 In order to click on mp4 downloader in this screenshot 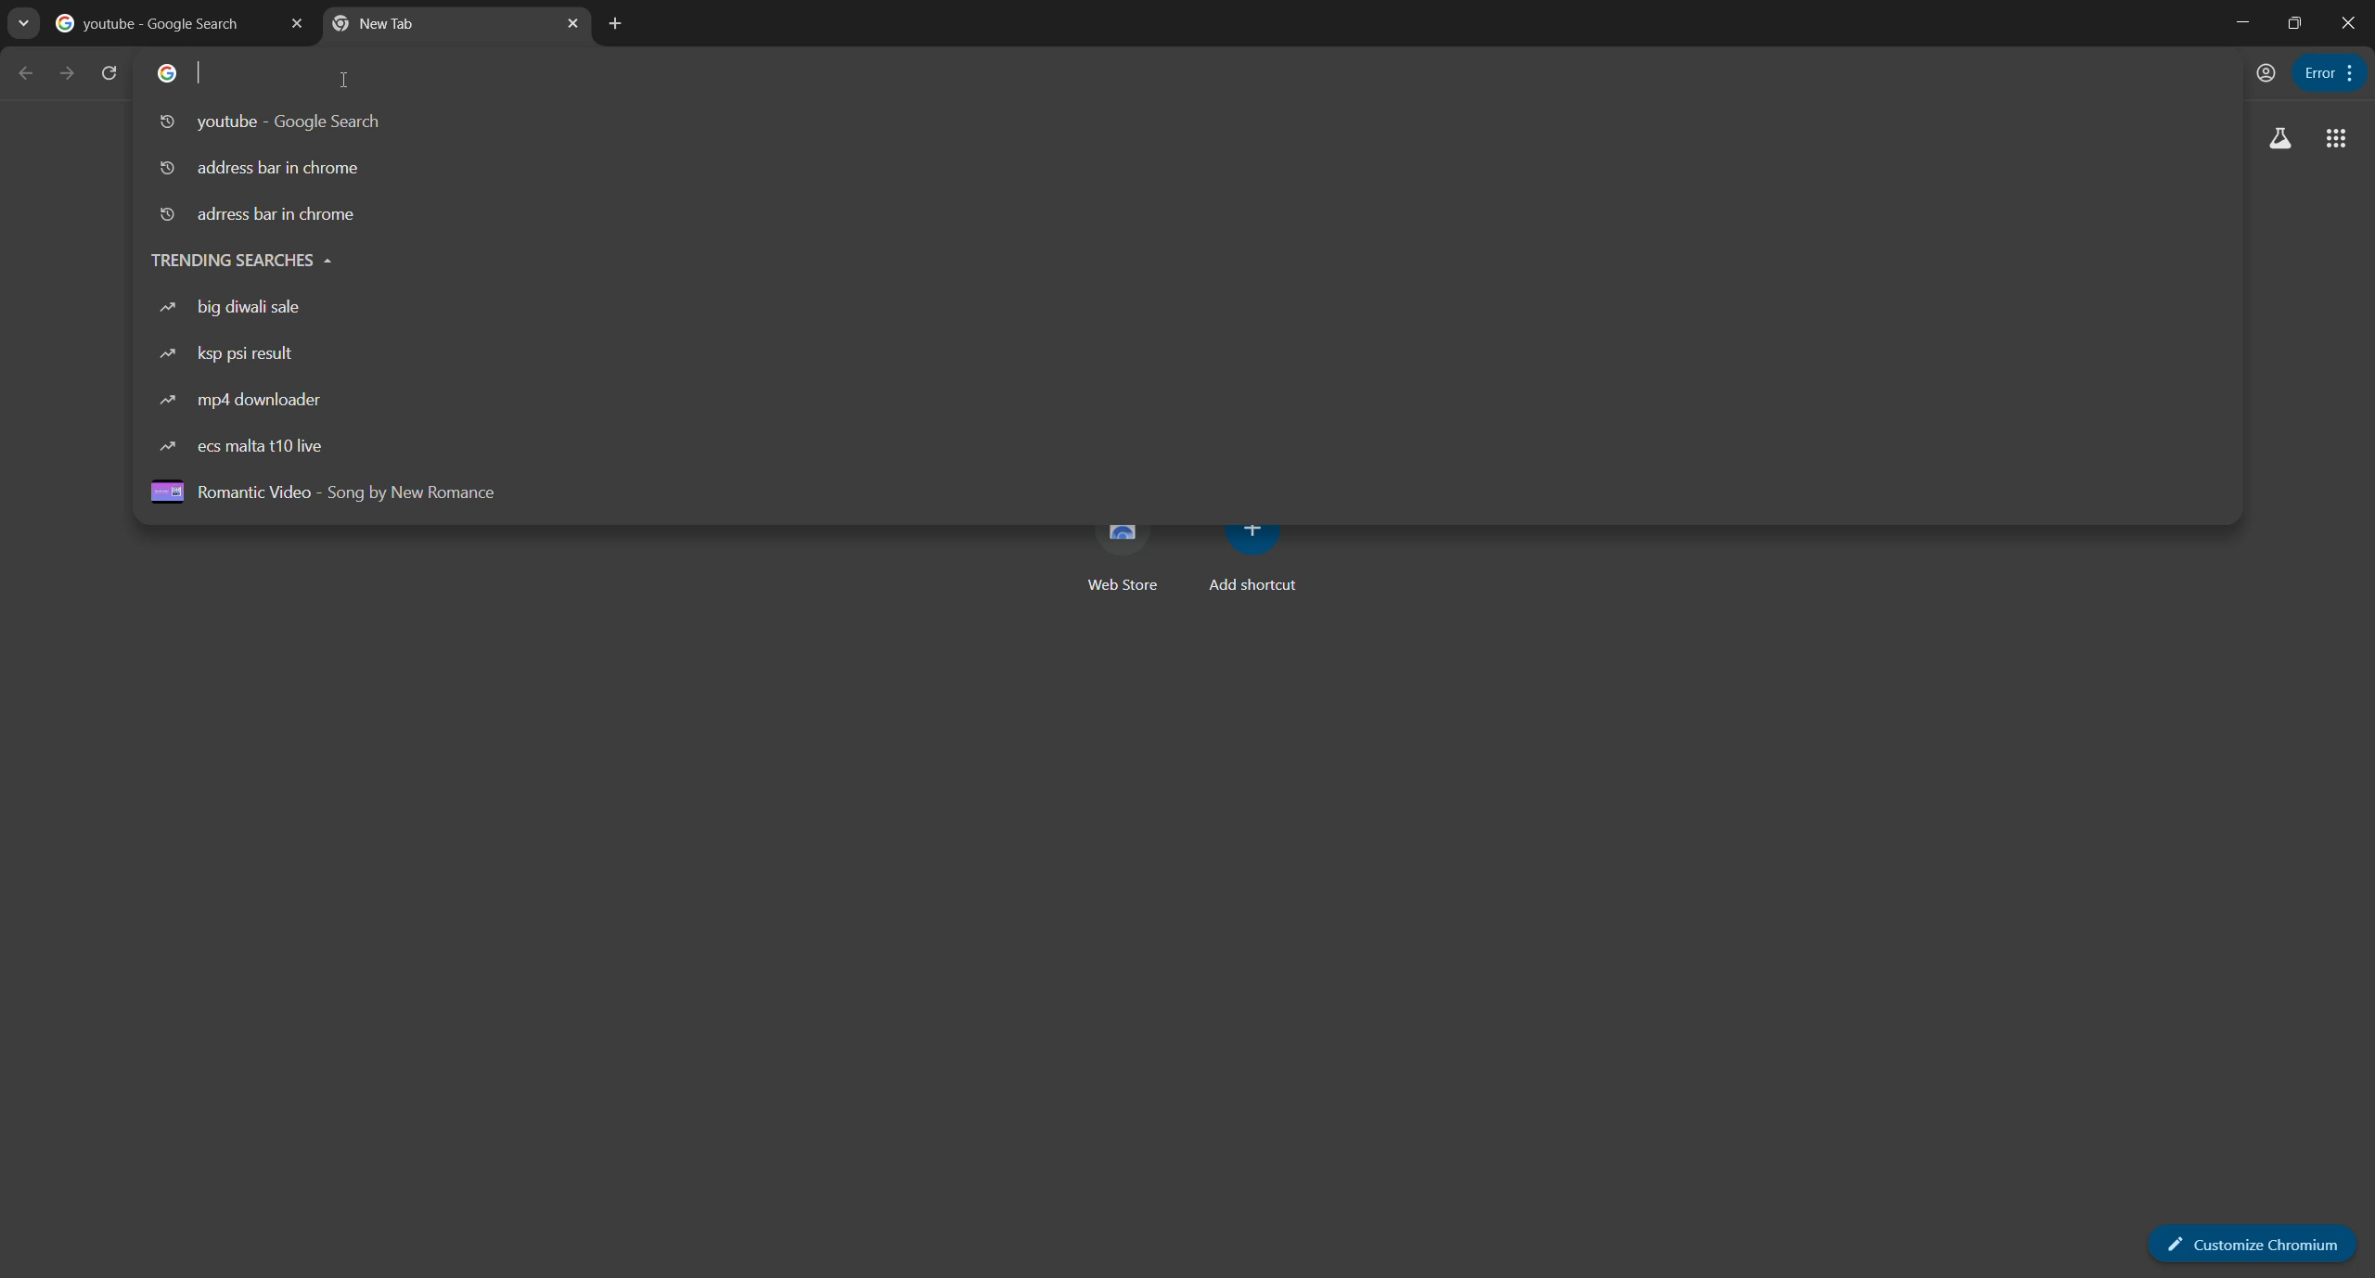, I will do `click(239, 399)`.